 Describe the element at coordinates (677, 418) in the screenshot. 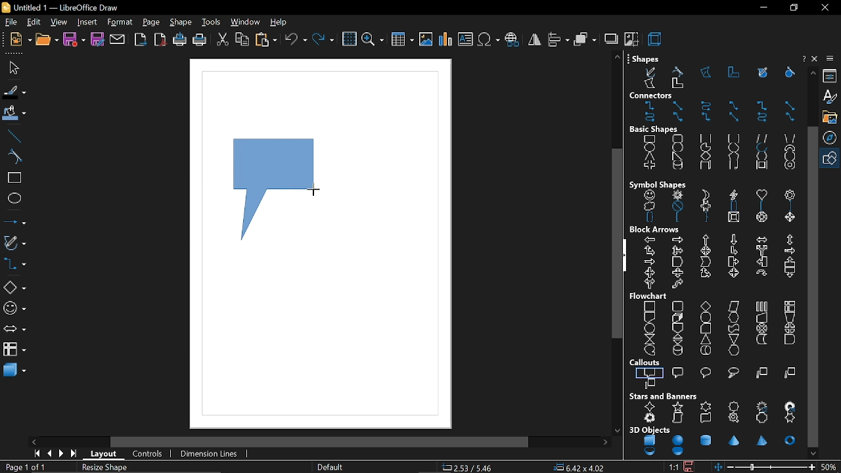

I see `vertical scroll` at that location.